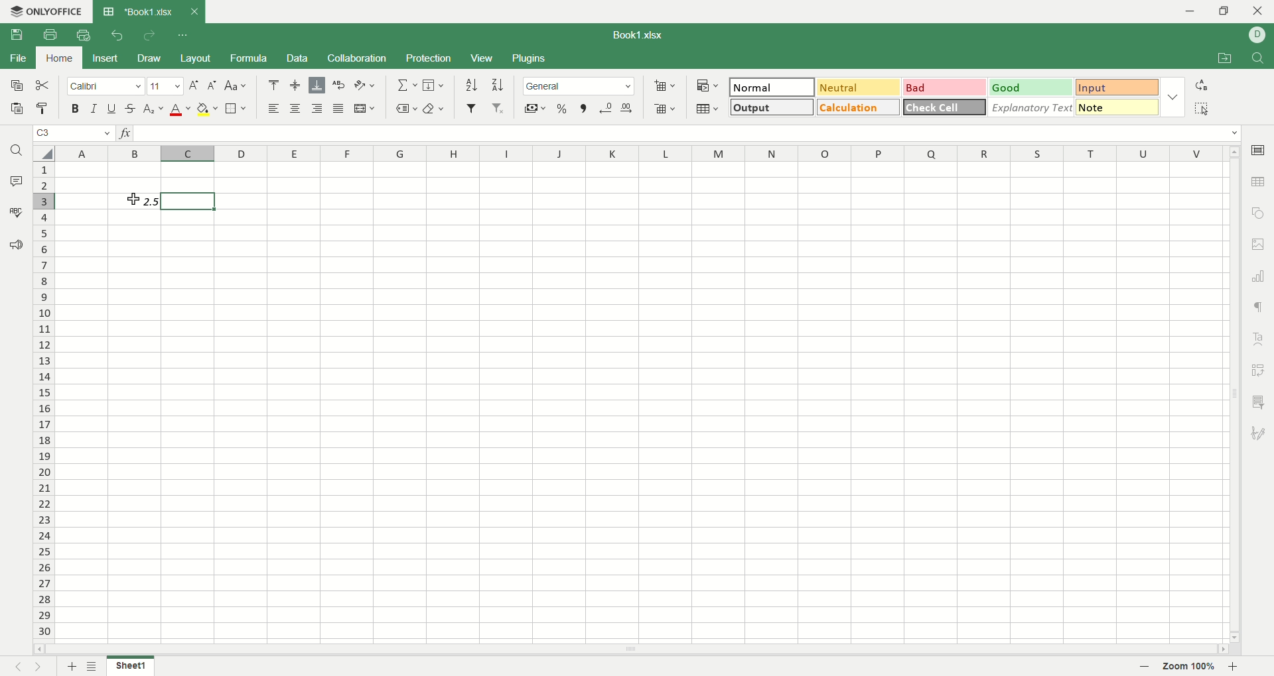 Image resolution: width=1274 pixels, height=676 pixels. I want to click on paste, so click(15, 108).